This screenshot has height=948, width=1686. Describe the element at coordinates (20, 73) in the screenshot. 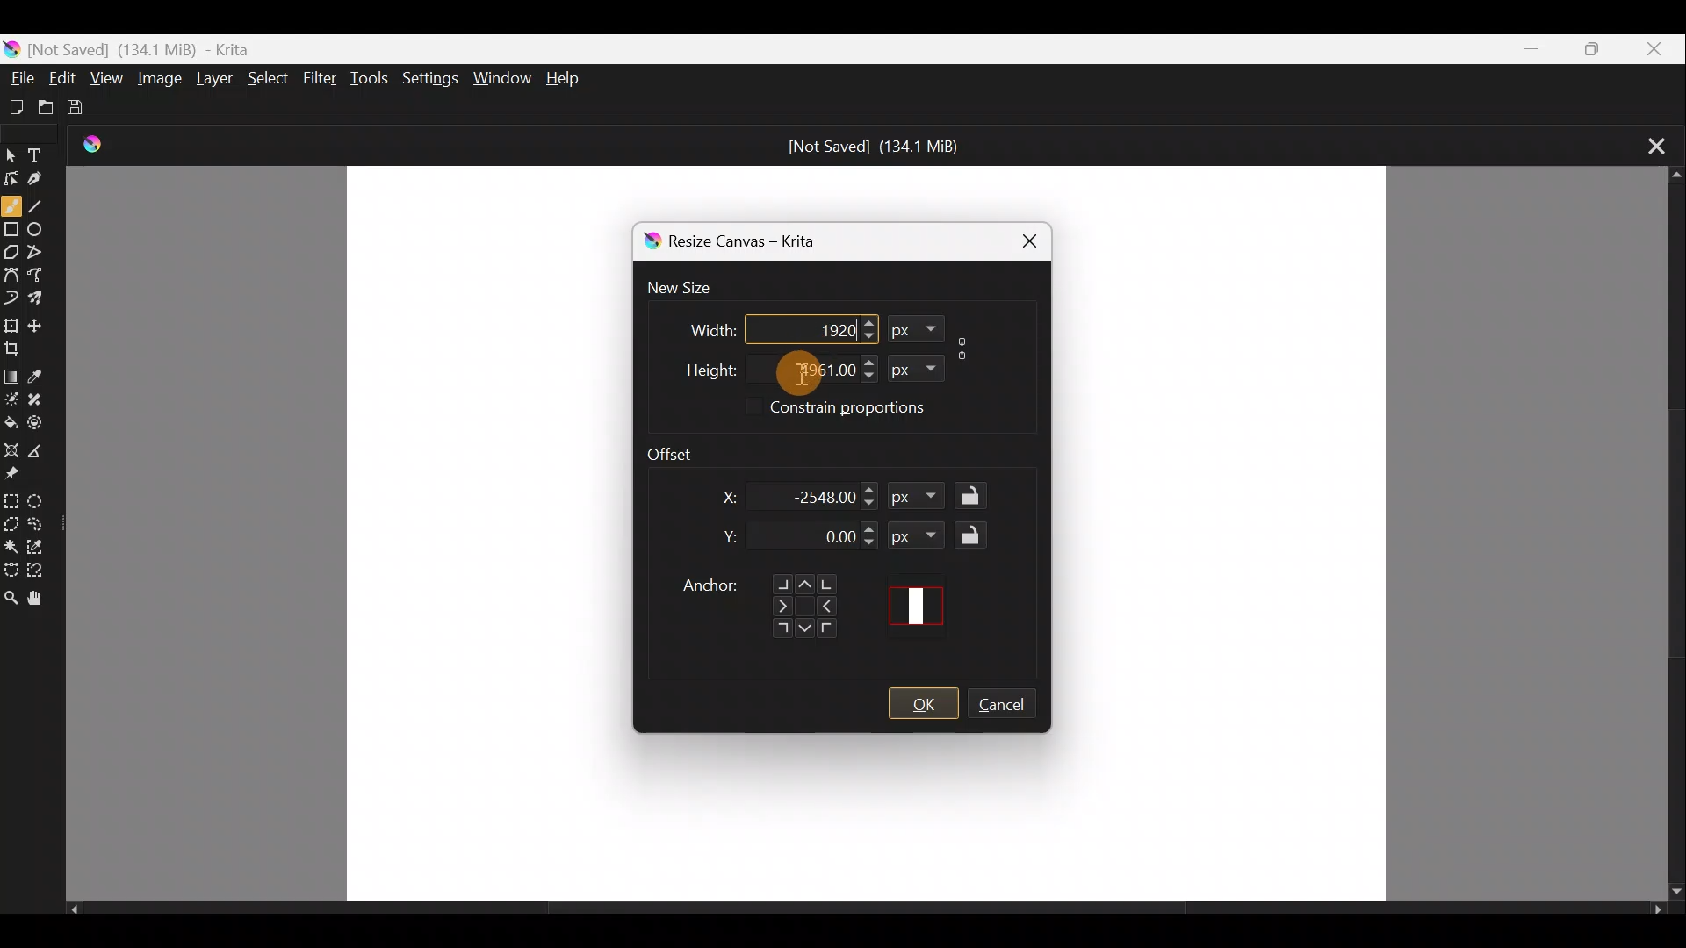

I see `File` at that location.